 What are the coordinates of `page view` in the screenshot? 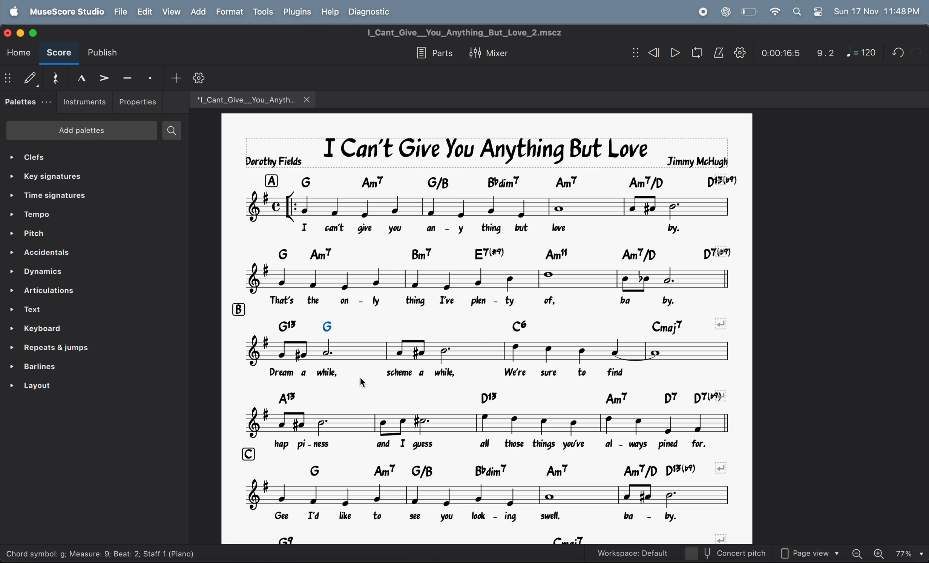 It's located at (809, 553).